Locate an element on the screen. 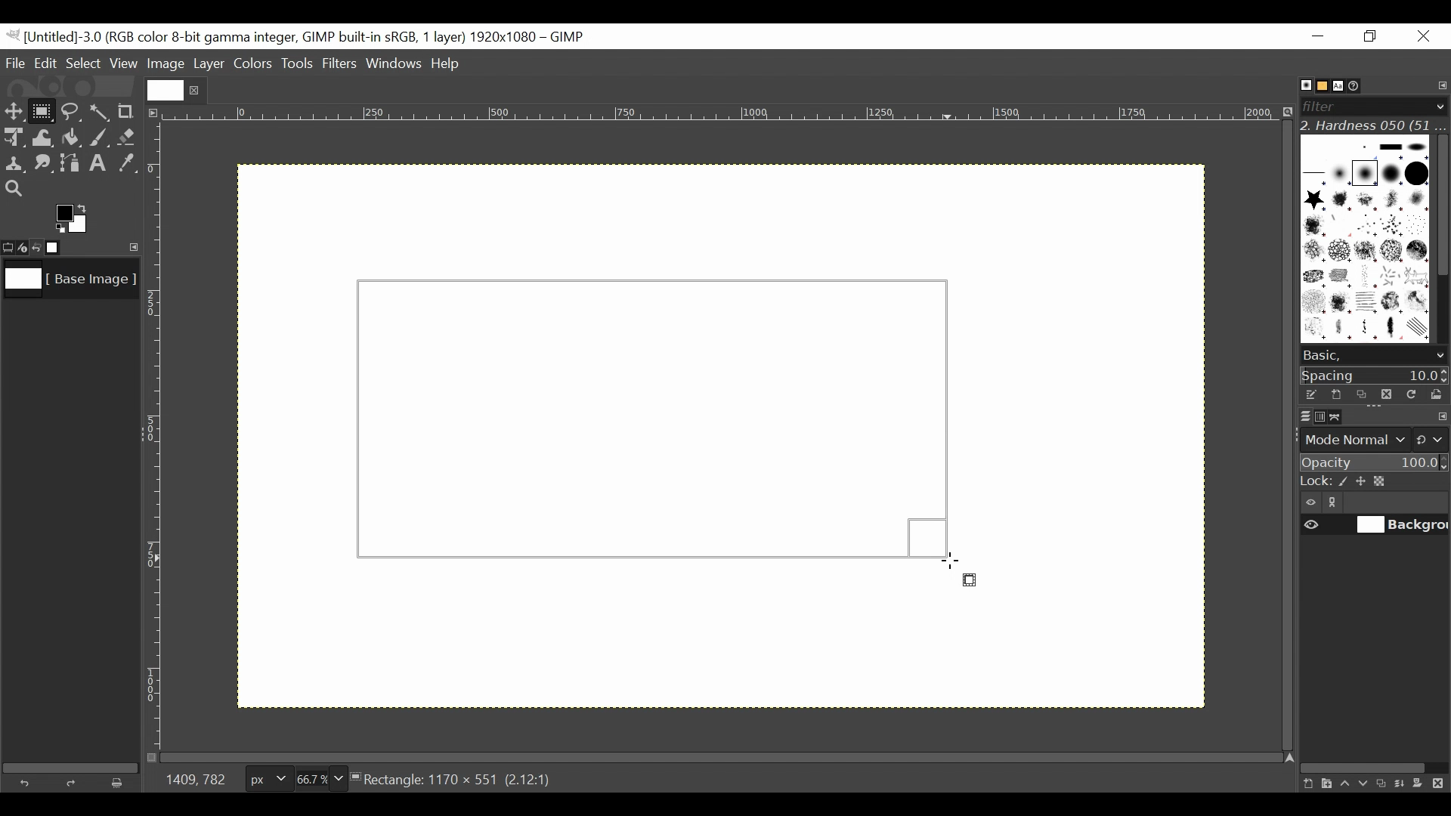 This screenshot has width=1451, height=816. Refresh is located at coordinates (1409, 393).